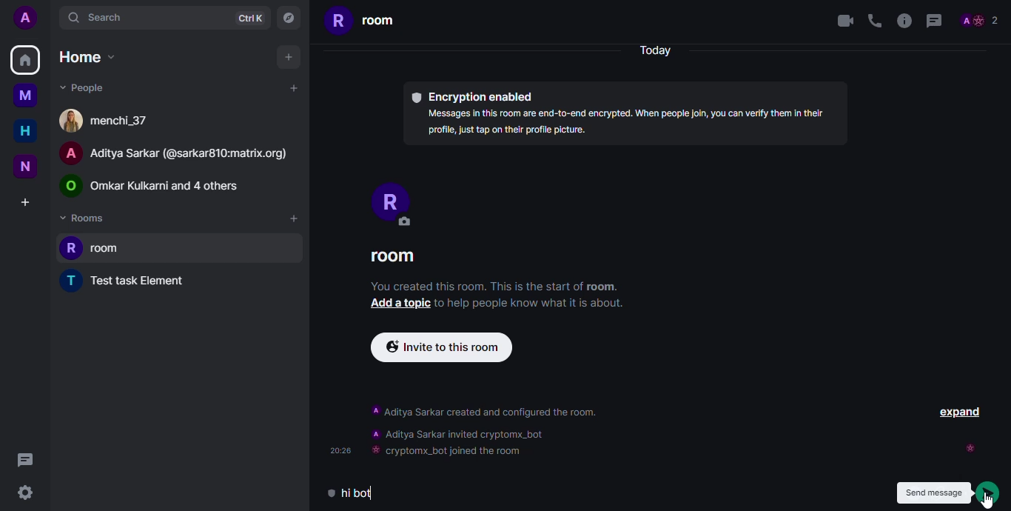 The width and height of the screenshot is (1011, 511). I want to click on Cursor, so click(986, 500).